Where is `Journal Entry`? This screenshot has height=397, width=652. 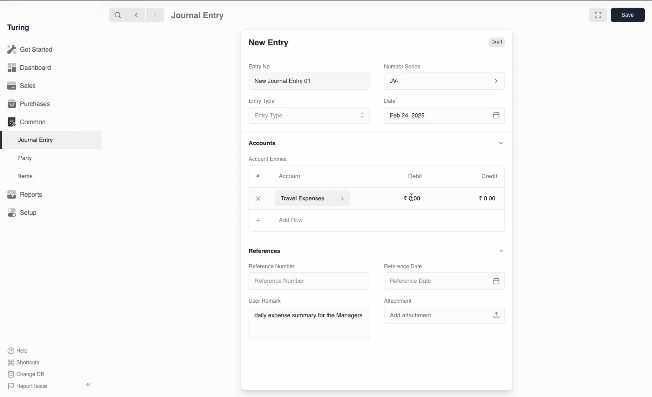
Journal Entry is located at coordinates (198, 16).